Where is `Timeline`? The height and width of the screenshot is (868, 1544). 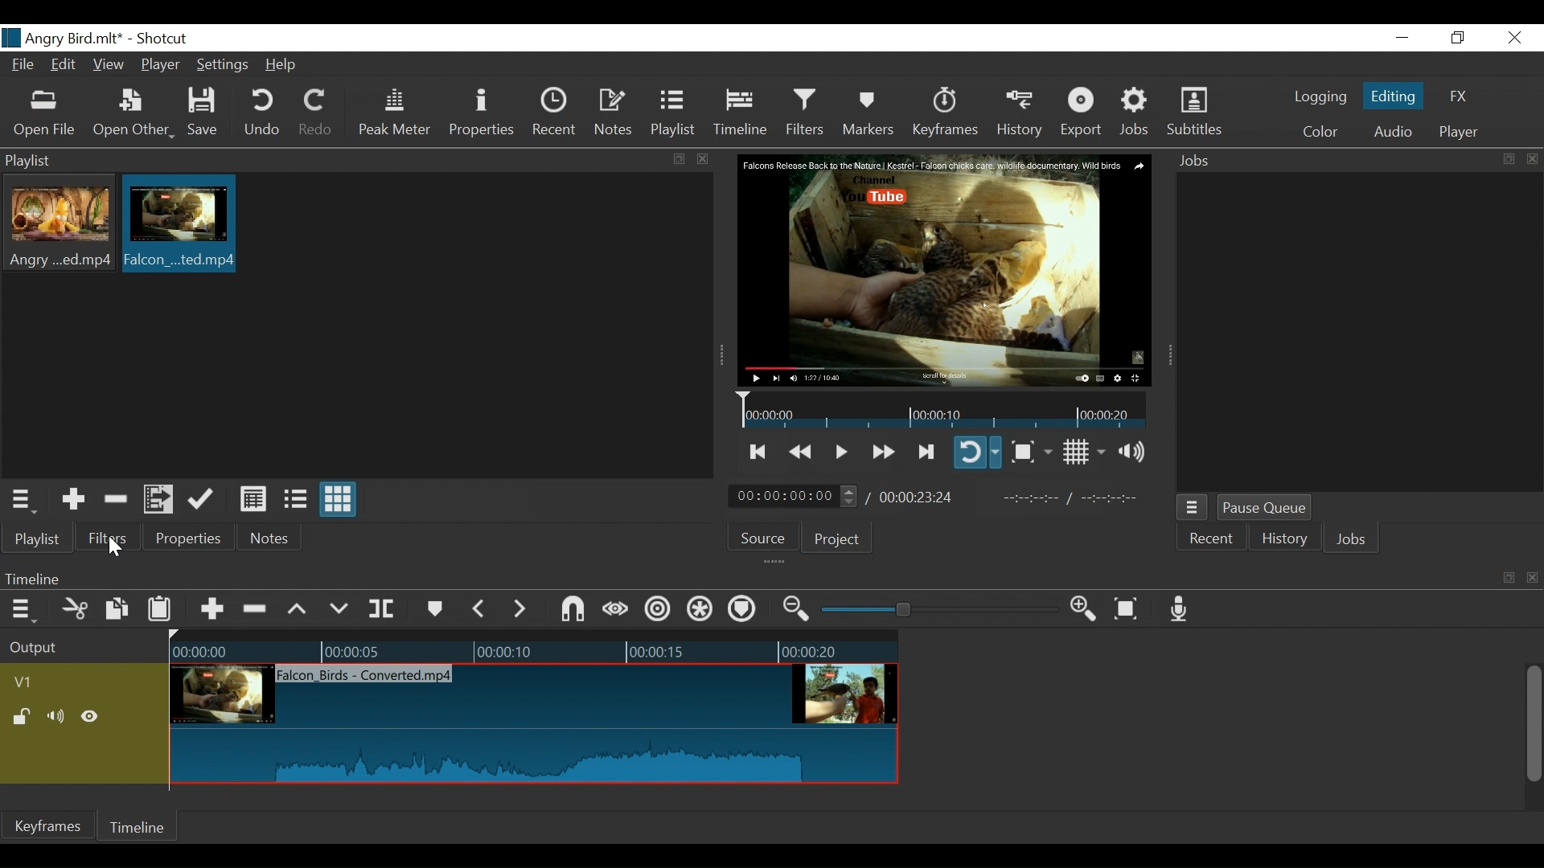
Timeline is located at coordinates (741, 113).